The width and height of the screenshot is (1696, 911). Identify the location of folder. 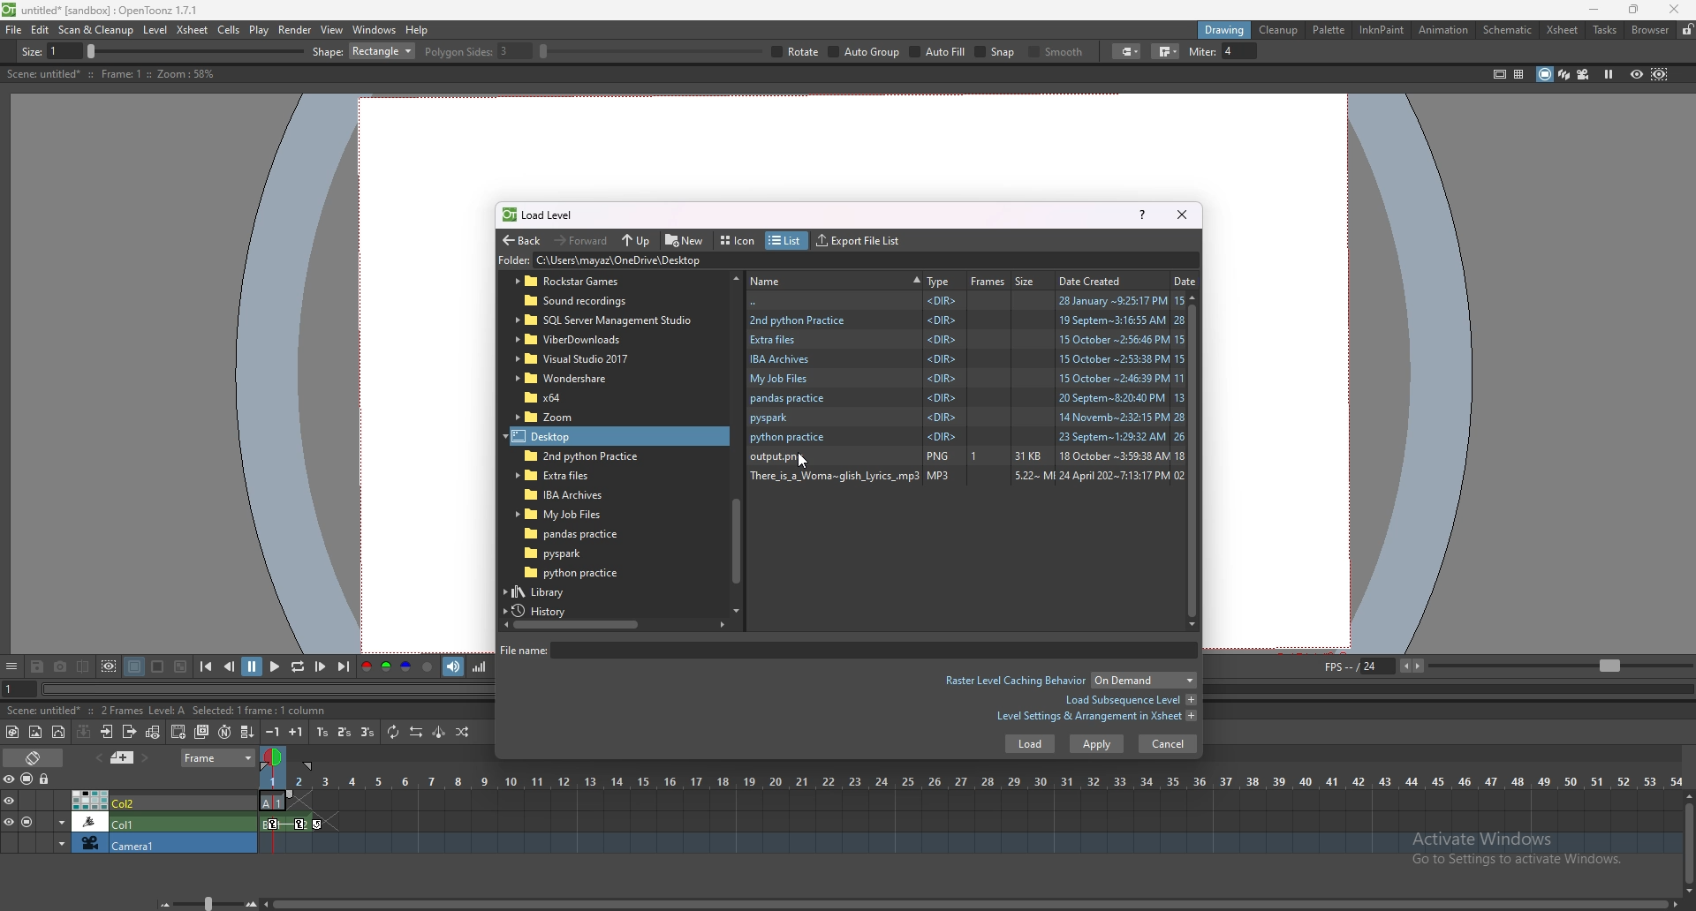
(568, 475).